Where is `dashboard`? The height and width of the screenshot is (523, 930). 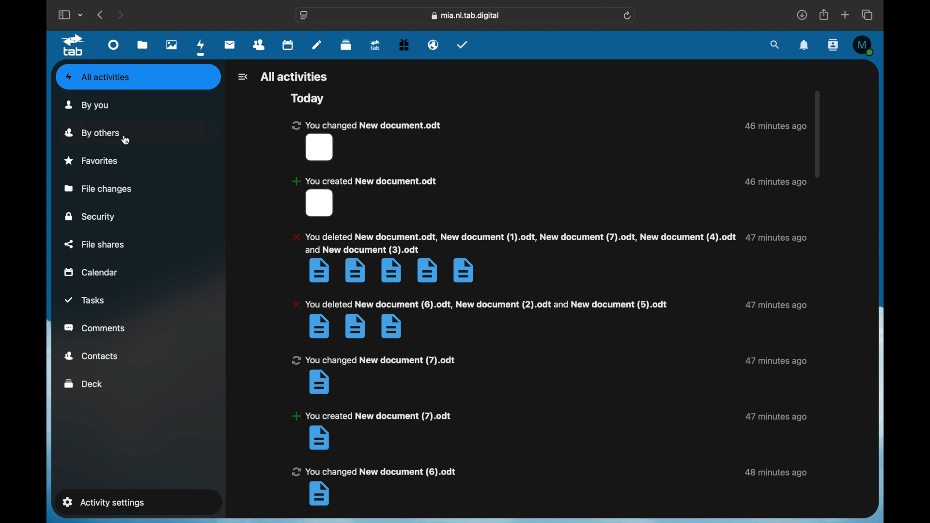
dashboard is located at coordinates (114, 45).